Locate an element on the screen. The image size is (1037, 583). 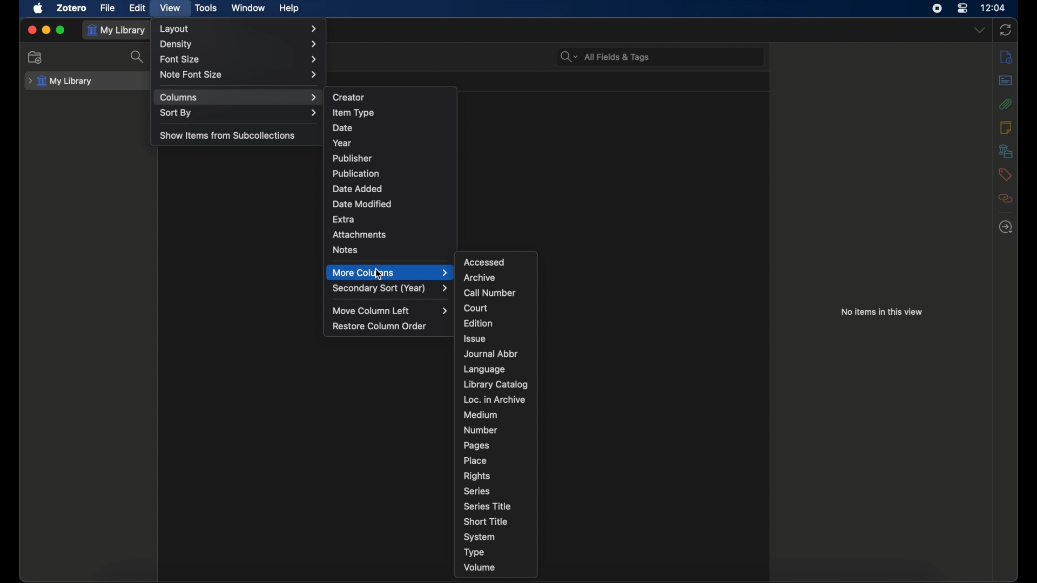
issue is located at coordinates (474, 338).